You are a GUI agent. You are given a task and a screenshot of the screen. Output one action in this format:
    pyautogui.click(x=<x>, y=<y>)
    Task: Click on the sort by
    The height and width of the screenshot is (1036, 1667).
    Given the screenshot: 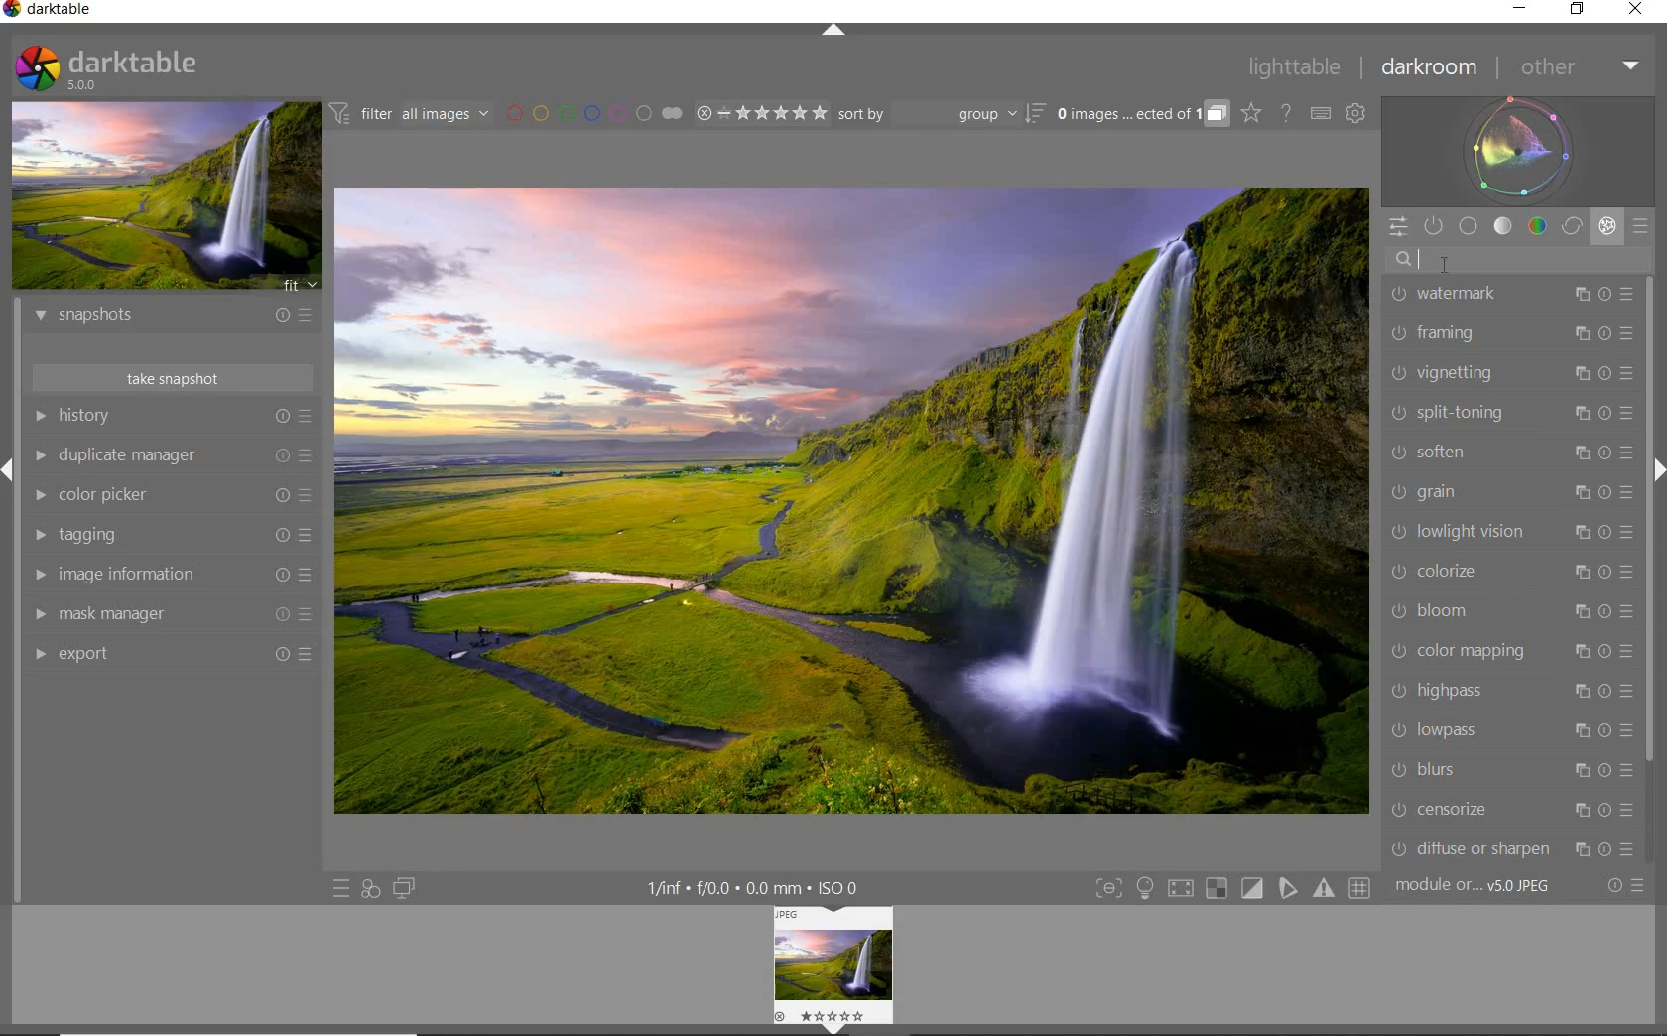 What is the action you would take?
    pyautogui.click(x=942, y=113)
    